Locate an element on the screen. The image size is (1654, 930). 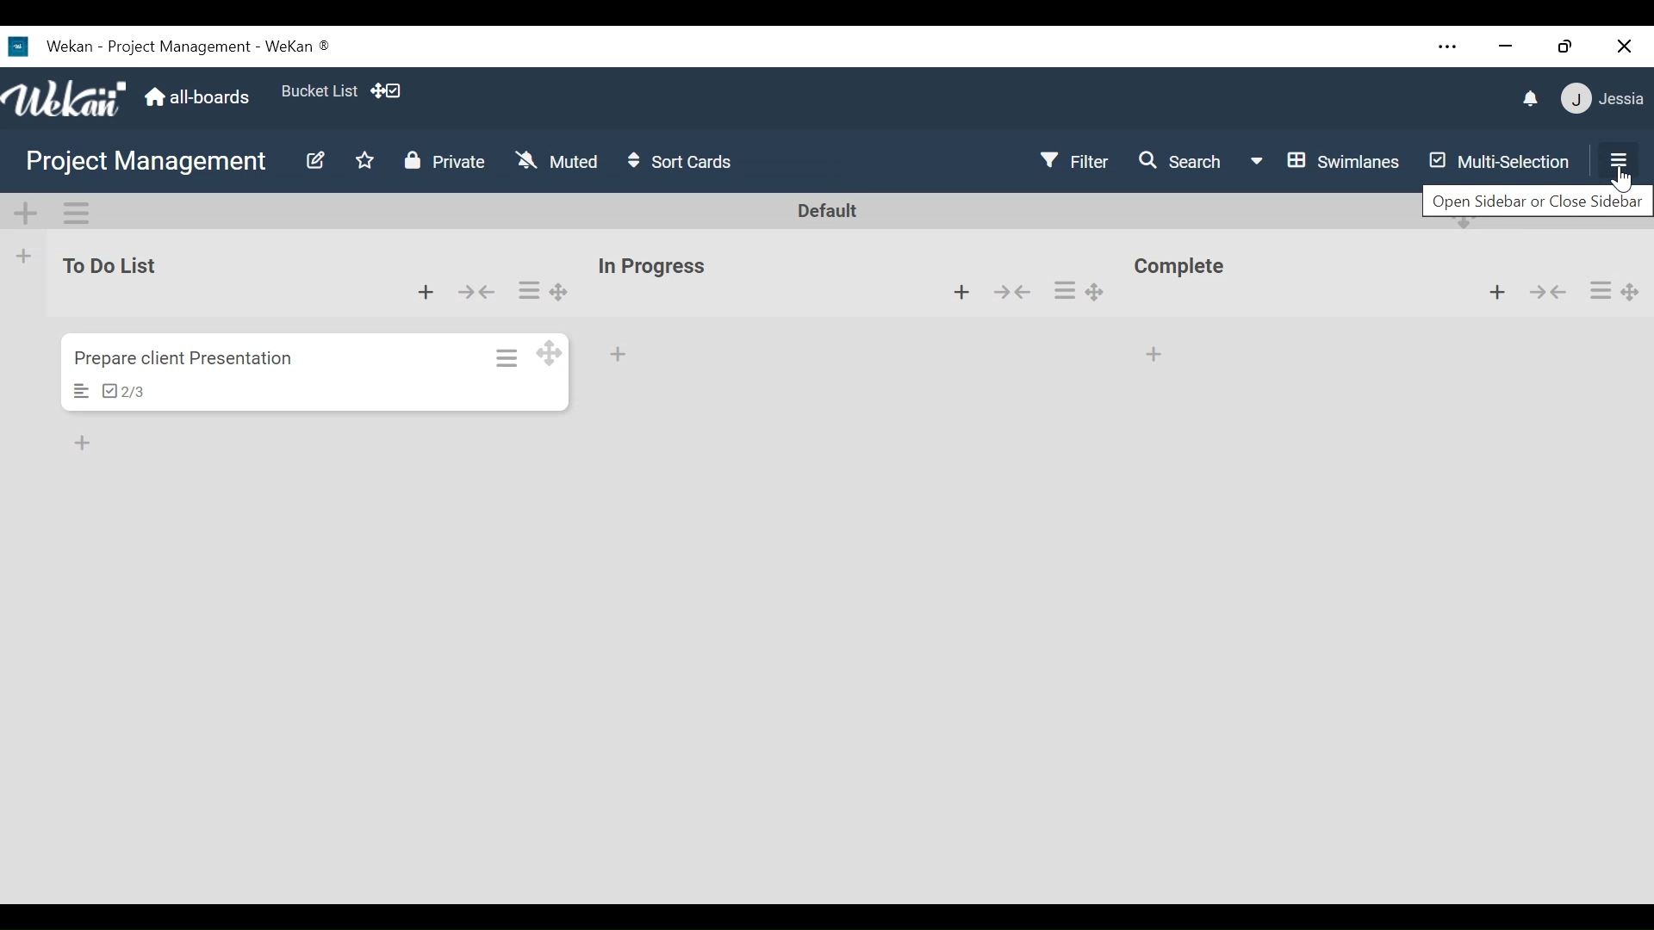
Add card to top of the list is located at coordinates (1496, 294).